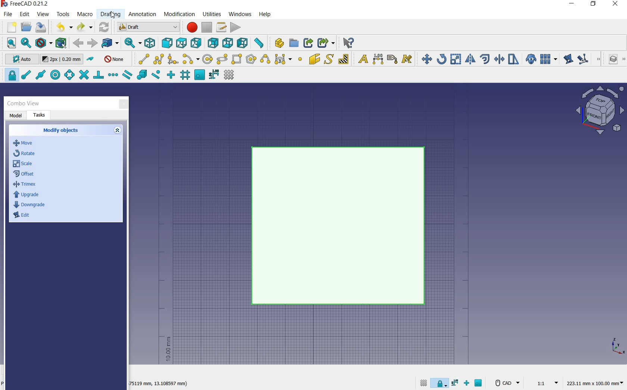 Image resolution: width=627 pixels, height=390 pixels. What do you see at coordinates (43, 14) in the screenshot?
I see `view` at bounding box center [43, 14].